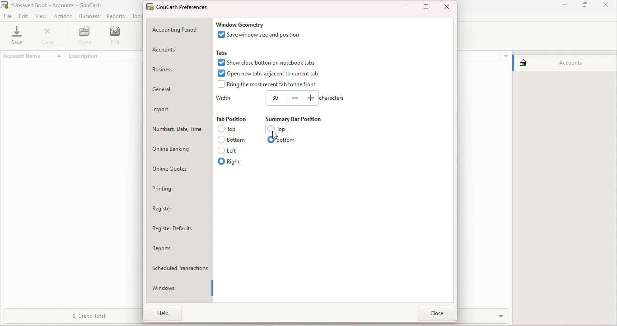 Image resolution: width=617 pixels, height=326 pixels. What do you see at coordinates (299, 119) in the screenshot?
I see `Summary position` at bounding box center [299, 119].